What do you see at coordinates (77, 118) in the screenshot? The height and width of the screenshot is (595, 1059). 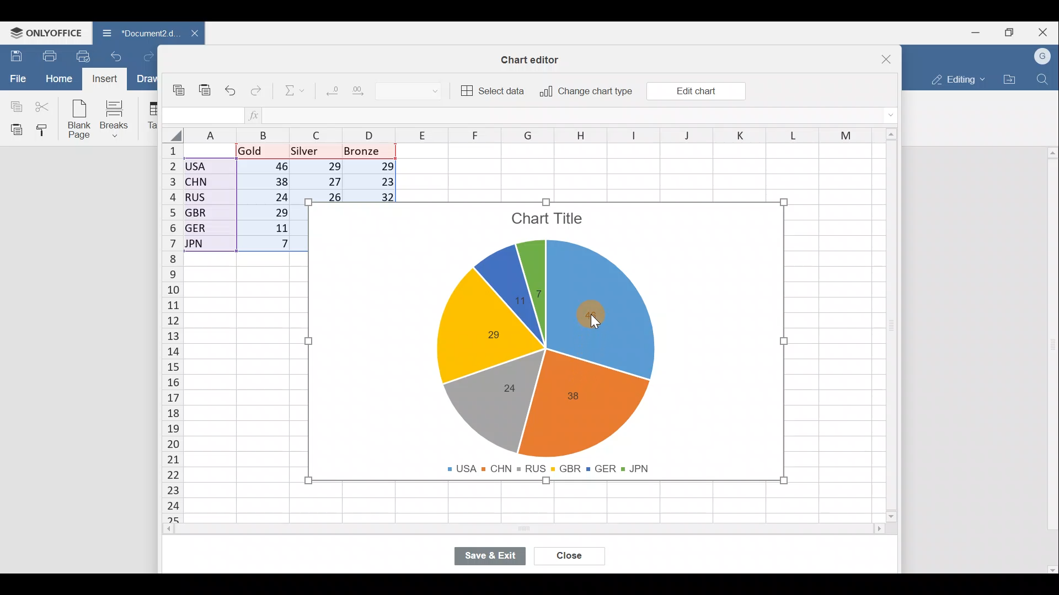 I see `Blank page` at bounding box center [77, 118].